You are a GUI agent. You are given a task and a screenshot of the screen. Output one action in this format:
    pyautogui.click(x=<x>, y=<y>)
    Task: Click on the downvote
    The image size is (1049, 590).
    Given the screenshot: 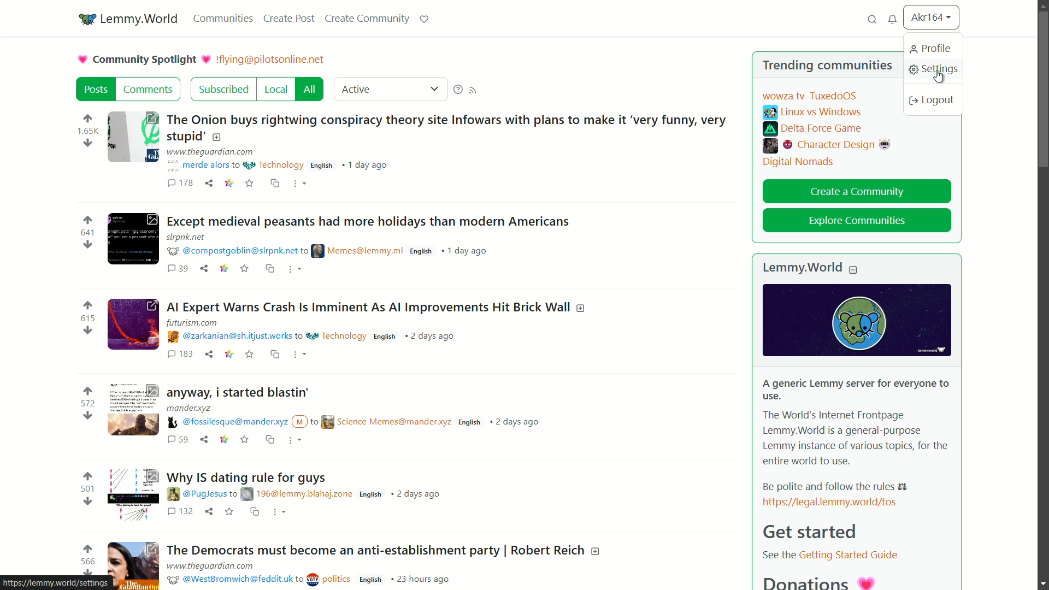 What is the action you would take?
    pyautogui.click(x=87, y=501)
    